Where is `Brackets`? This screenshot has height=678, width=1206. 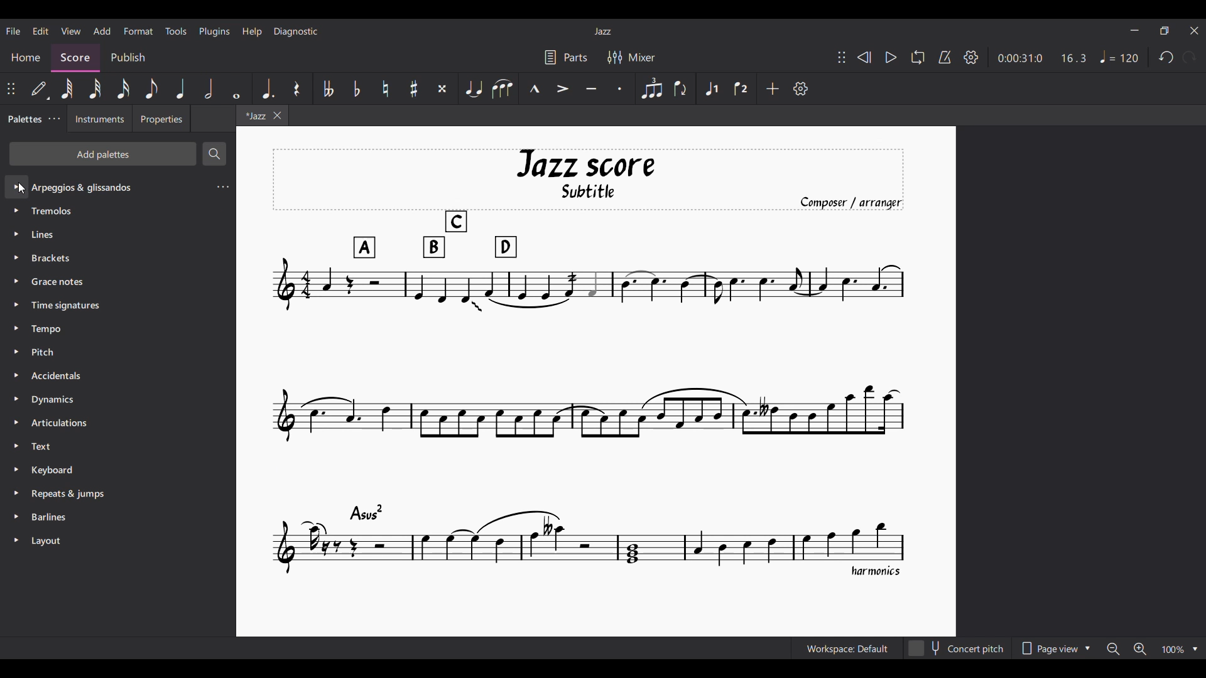 Brackets is located at coordinates (56, 257).